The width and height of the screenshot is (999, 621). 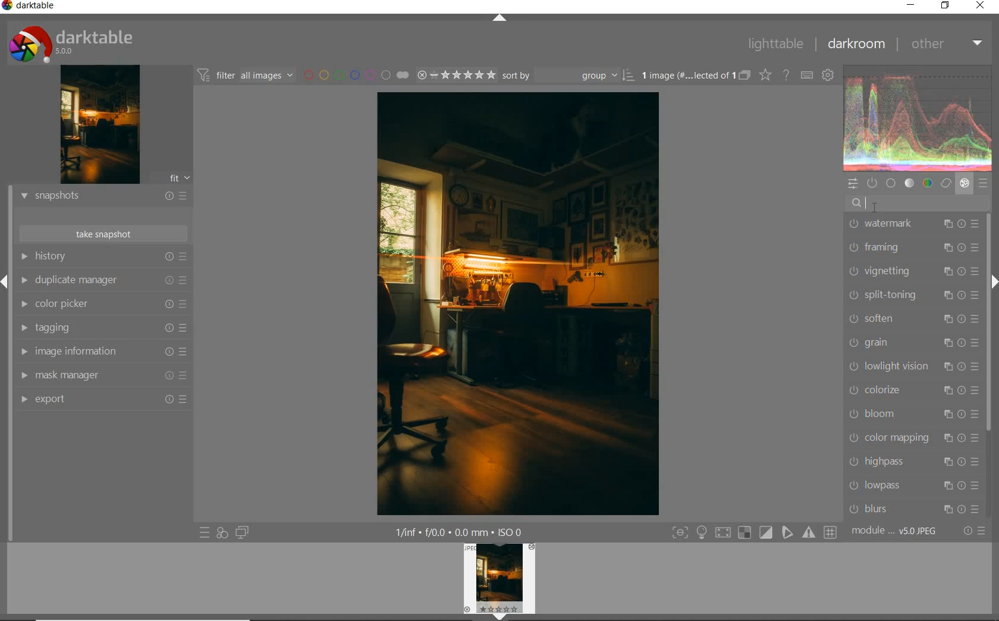 What do you see at coordinates (67, 45) in the screenshot?
I see `system logo` at bounding box center [67, 45].